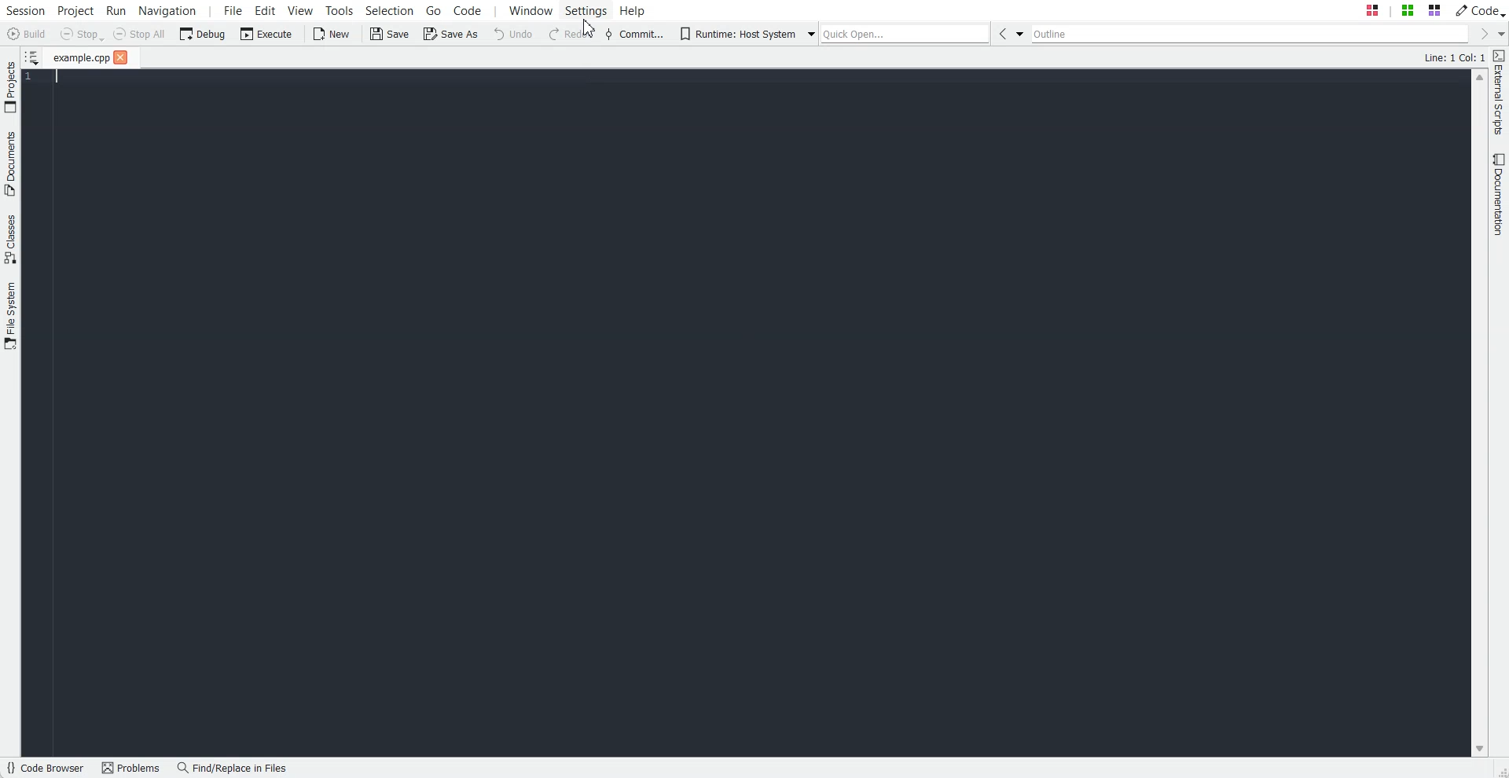  What do you see at coordinates (634, 34) in the screenshot?
I see `Commit` at bounding box center [634, 34].